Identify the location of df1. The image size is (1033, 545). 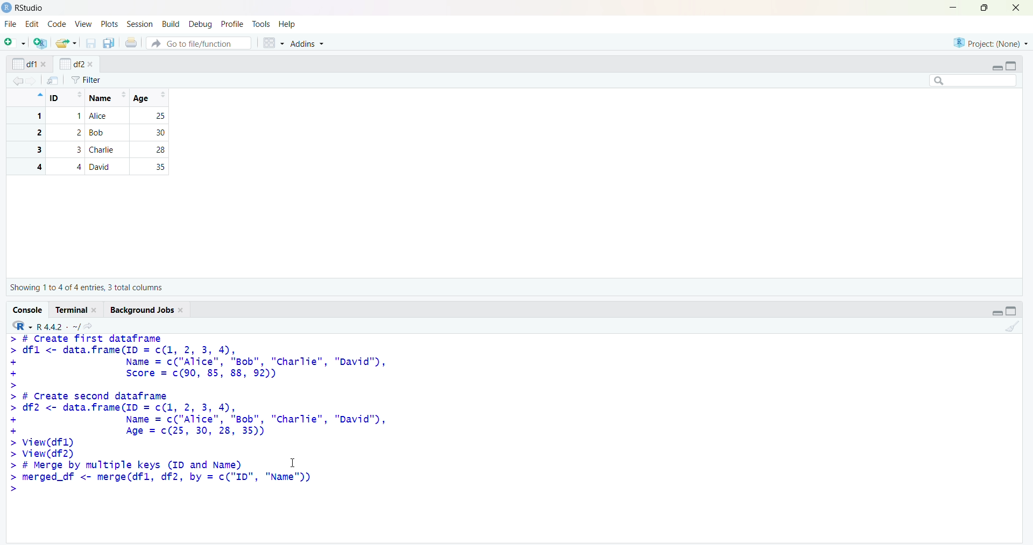
(24, 64).